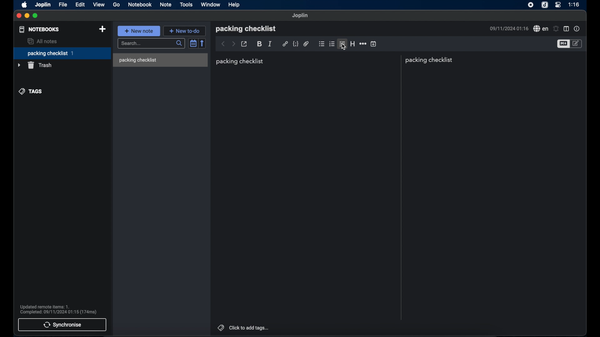  Describe the element at coordinates (400, 188) in the screenshot. I see `divider` at that location.